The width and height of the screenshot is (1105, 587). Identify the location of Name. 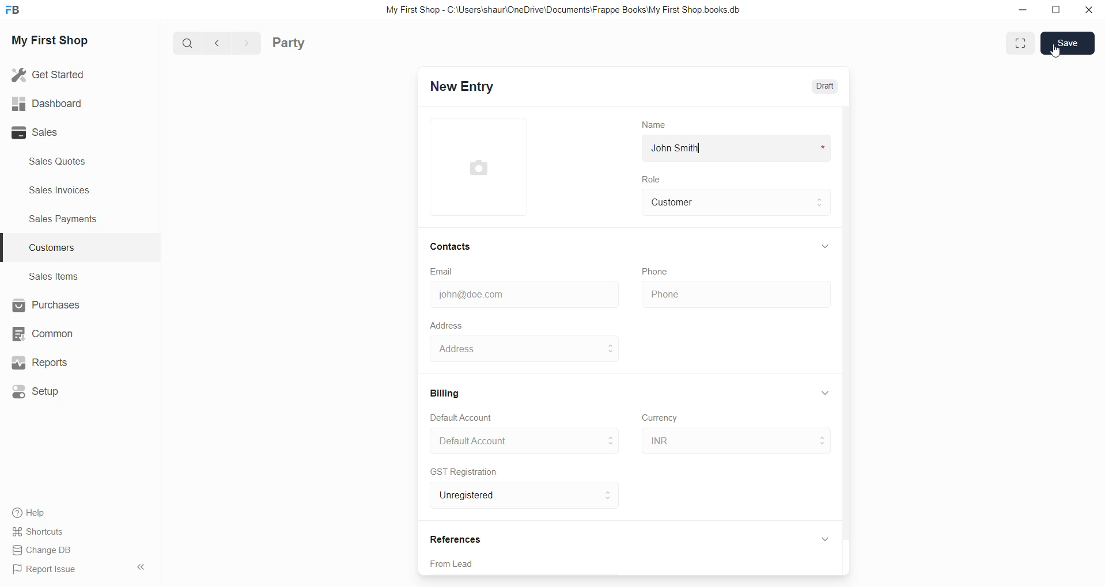
(649, 124).